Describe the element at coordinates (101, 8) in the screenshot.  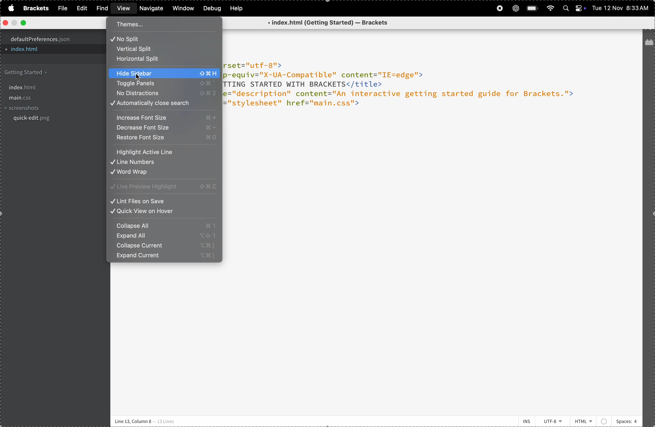
I see `find` at that location.